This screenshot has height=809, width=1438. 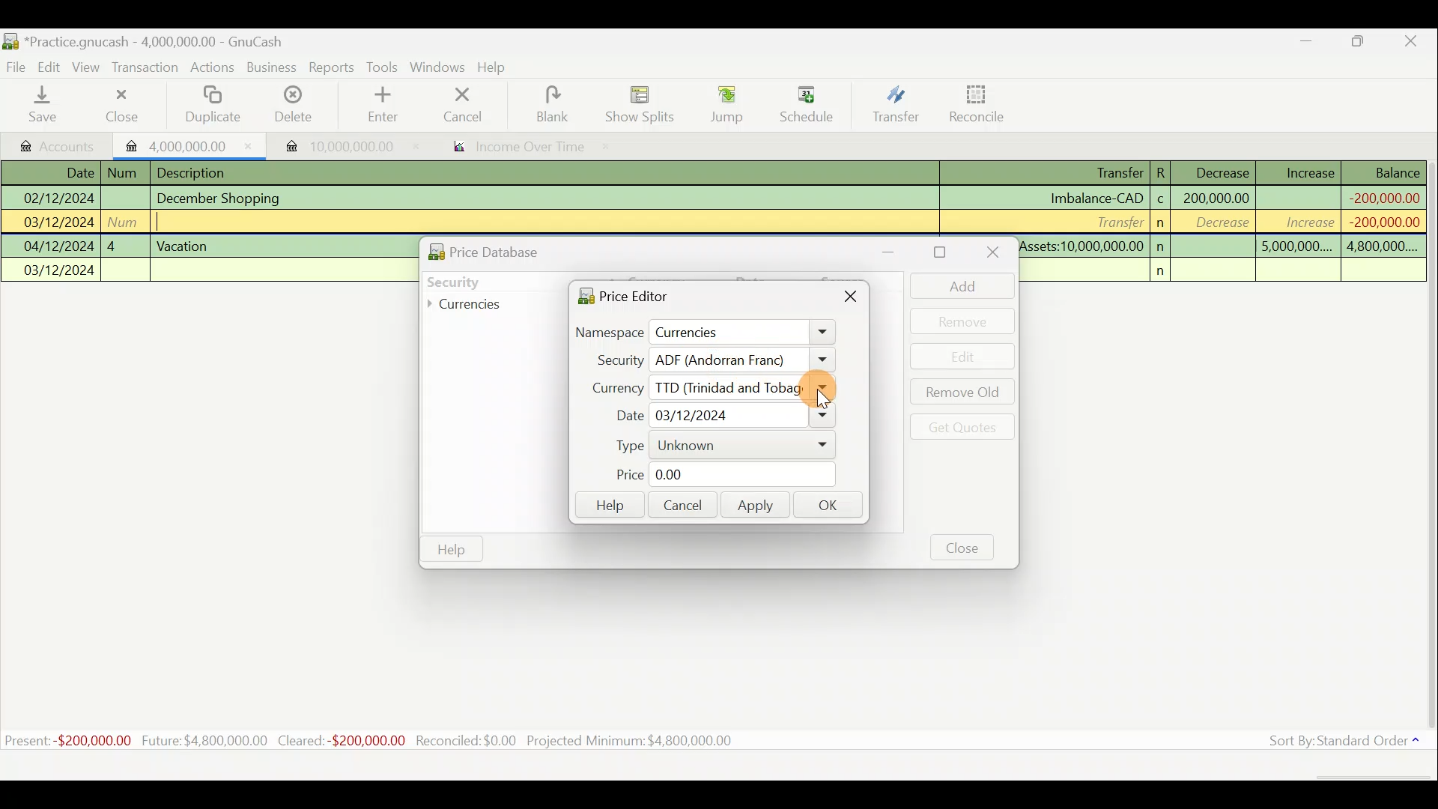 What do you see at coordinates (518, 249) in the screenshot?
I see `Price database` at bounding box center [518, 249].